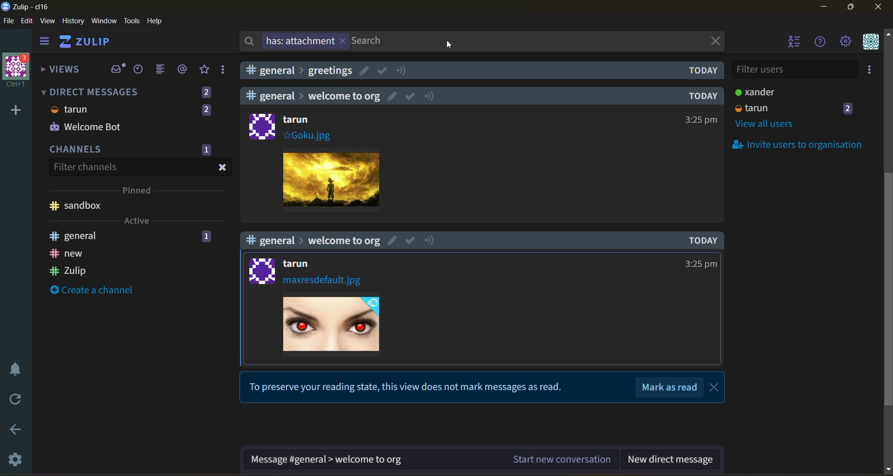 This screenshot has width=893, height=476. Describe the element at coordinates (27, 21) in the screenshot. I see `edit` at that location.